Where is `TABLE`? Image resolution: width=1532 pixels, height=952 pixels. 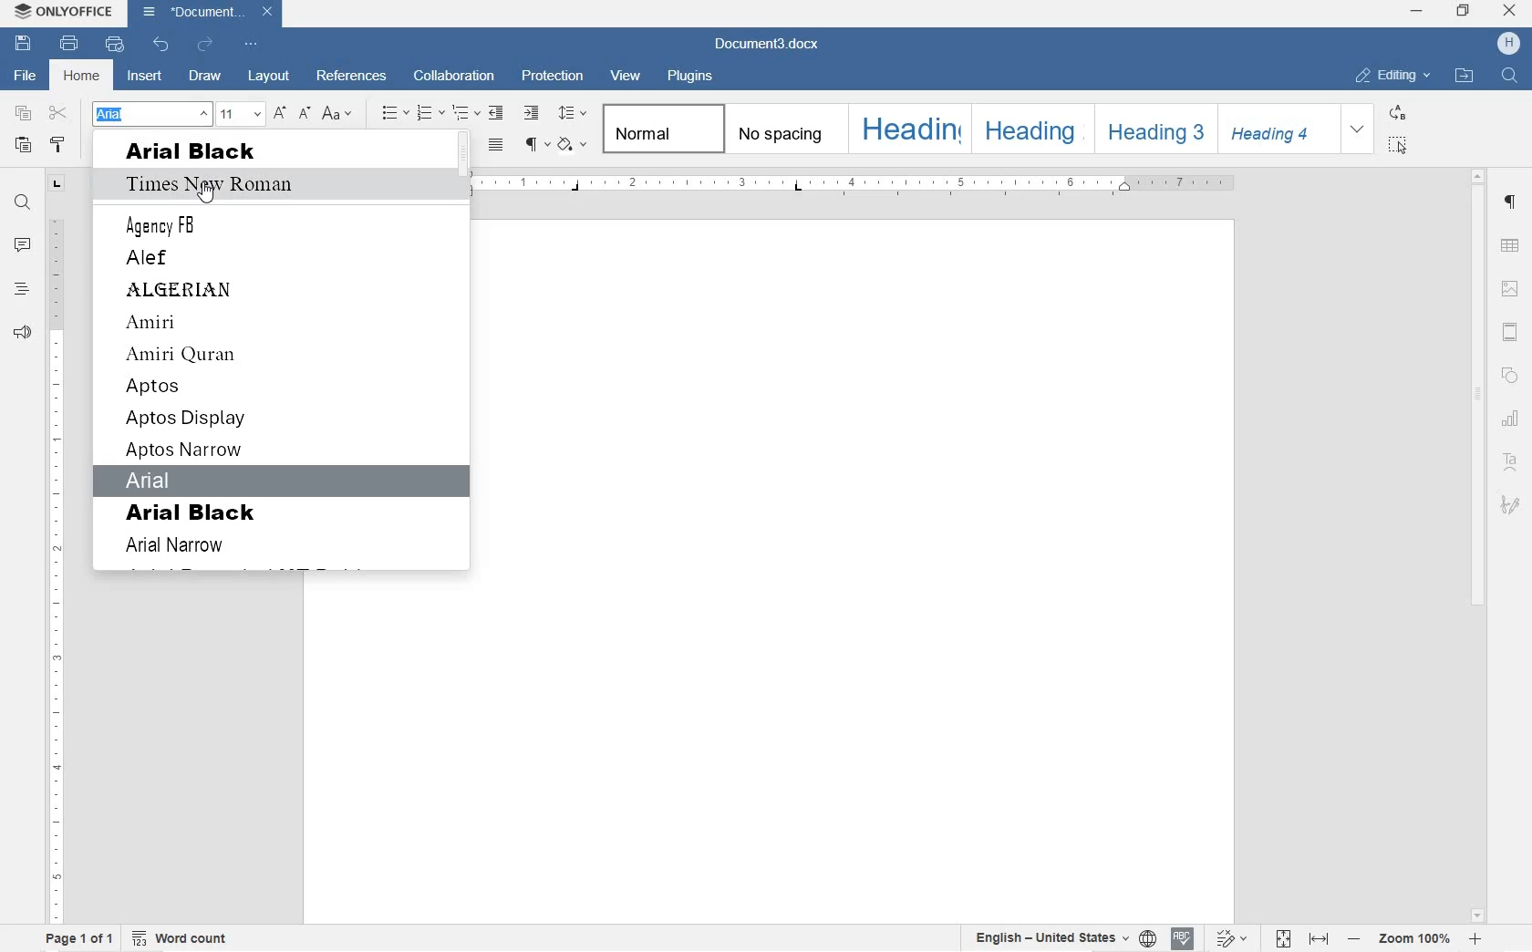 TABLE is located at coordinates (1509, 245).